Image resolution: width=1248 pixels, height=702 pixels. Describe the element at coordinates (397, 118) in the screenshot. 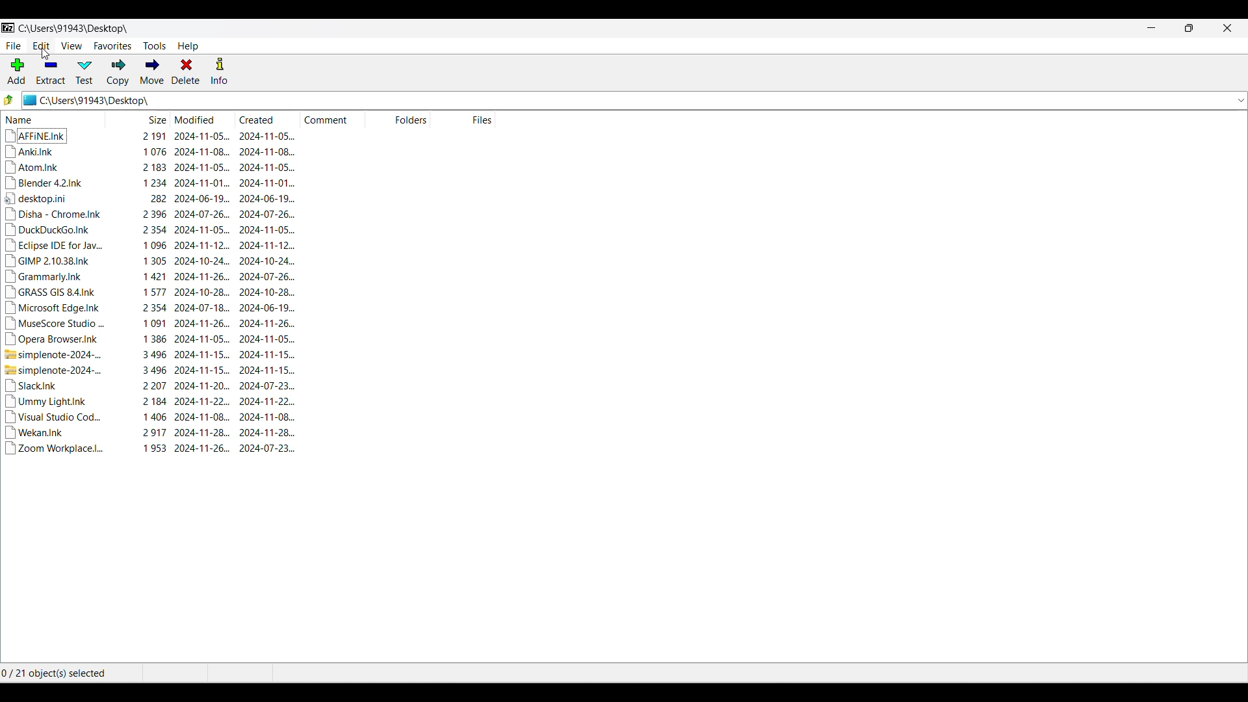

I see `Folders column` at that location.